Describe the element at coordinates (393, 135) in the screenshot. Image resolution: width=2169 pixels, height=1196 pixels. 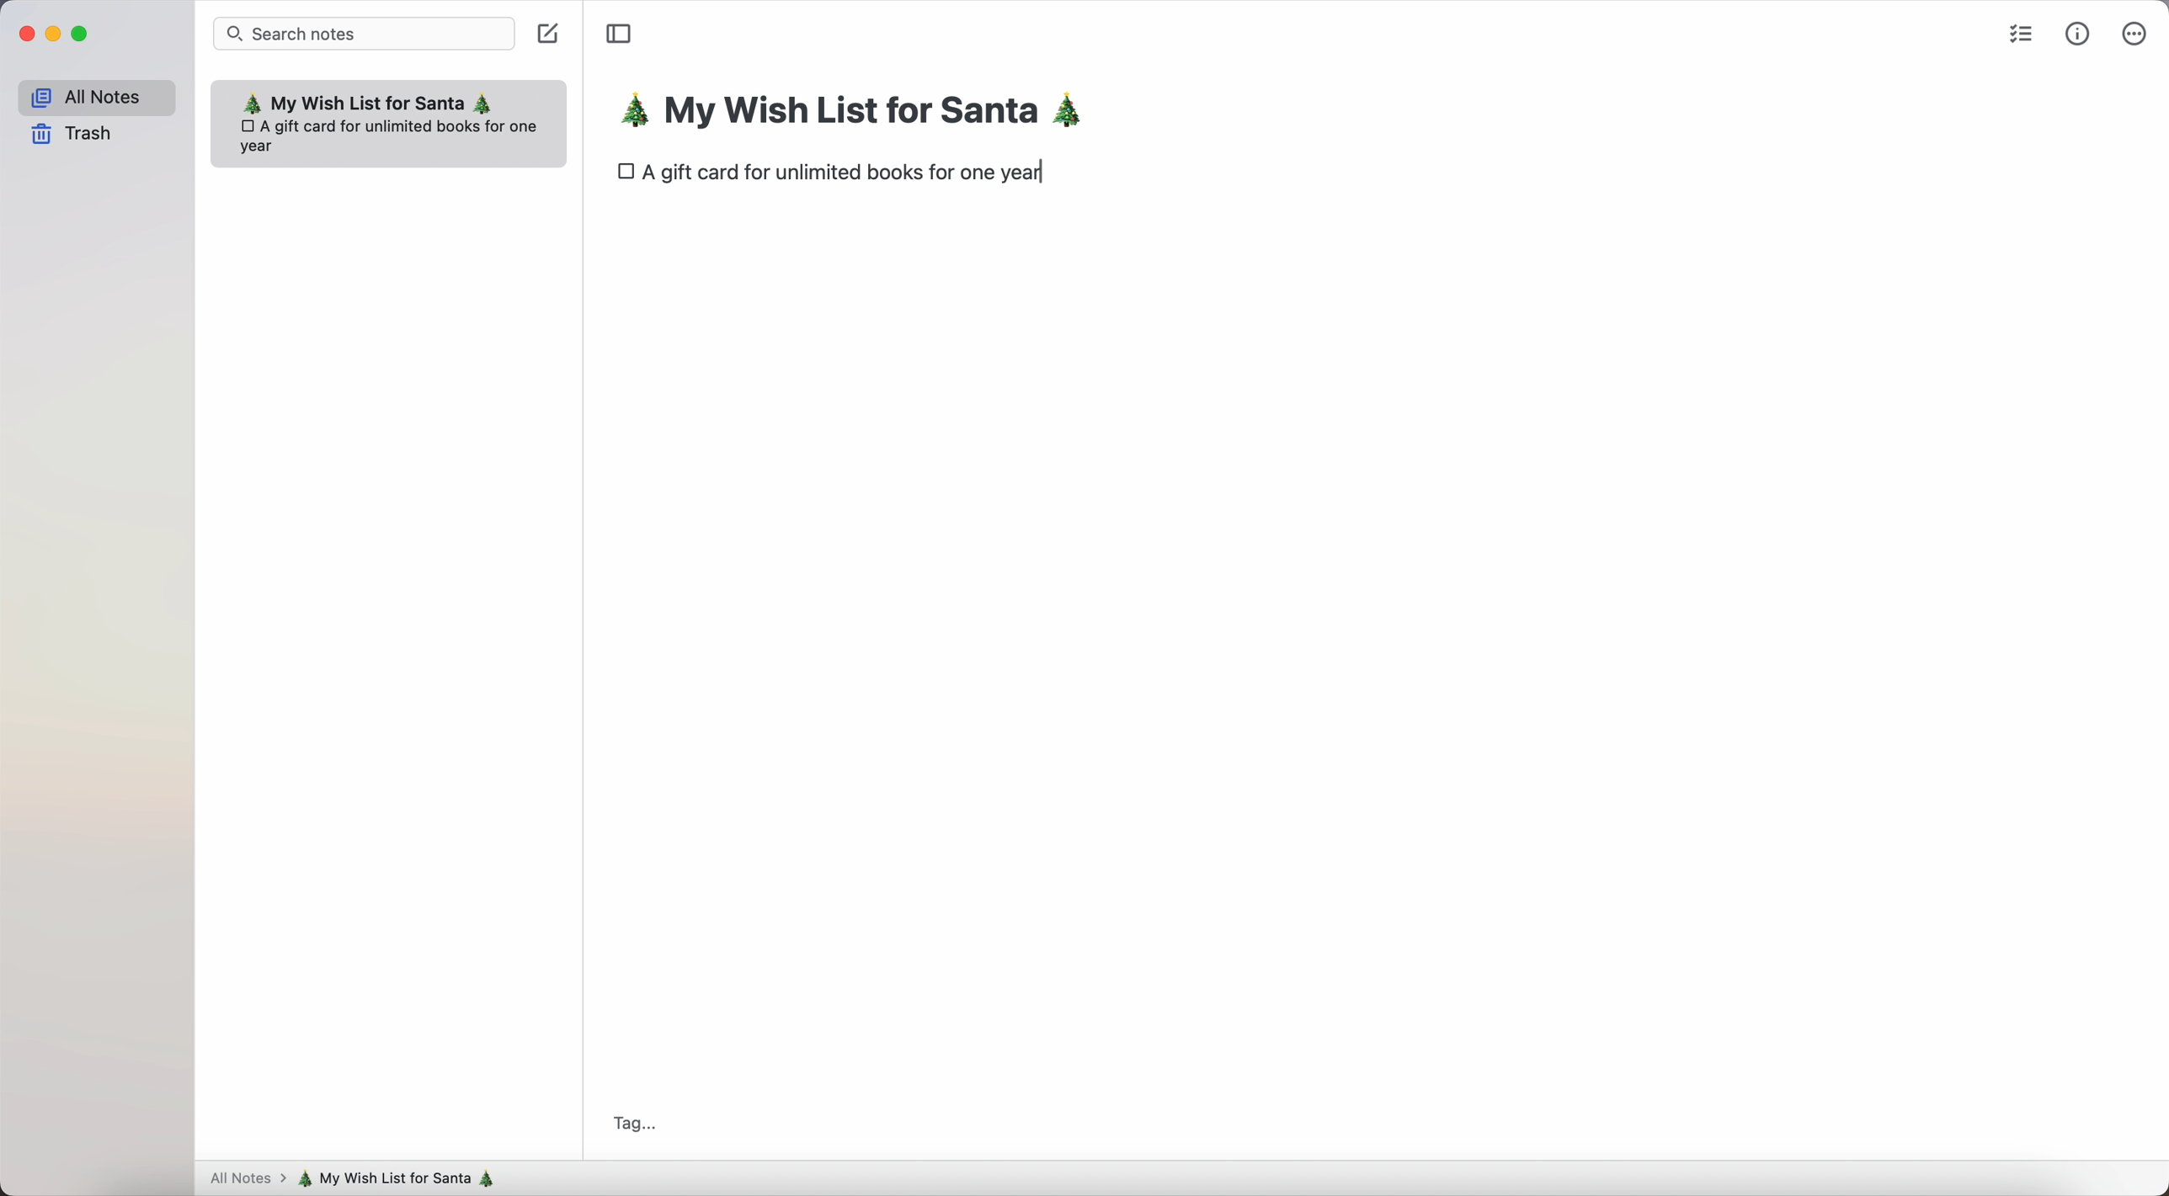
I see `A gift card for unlimited books for one year` at that location.